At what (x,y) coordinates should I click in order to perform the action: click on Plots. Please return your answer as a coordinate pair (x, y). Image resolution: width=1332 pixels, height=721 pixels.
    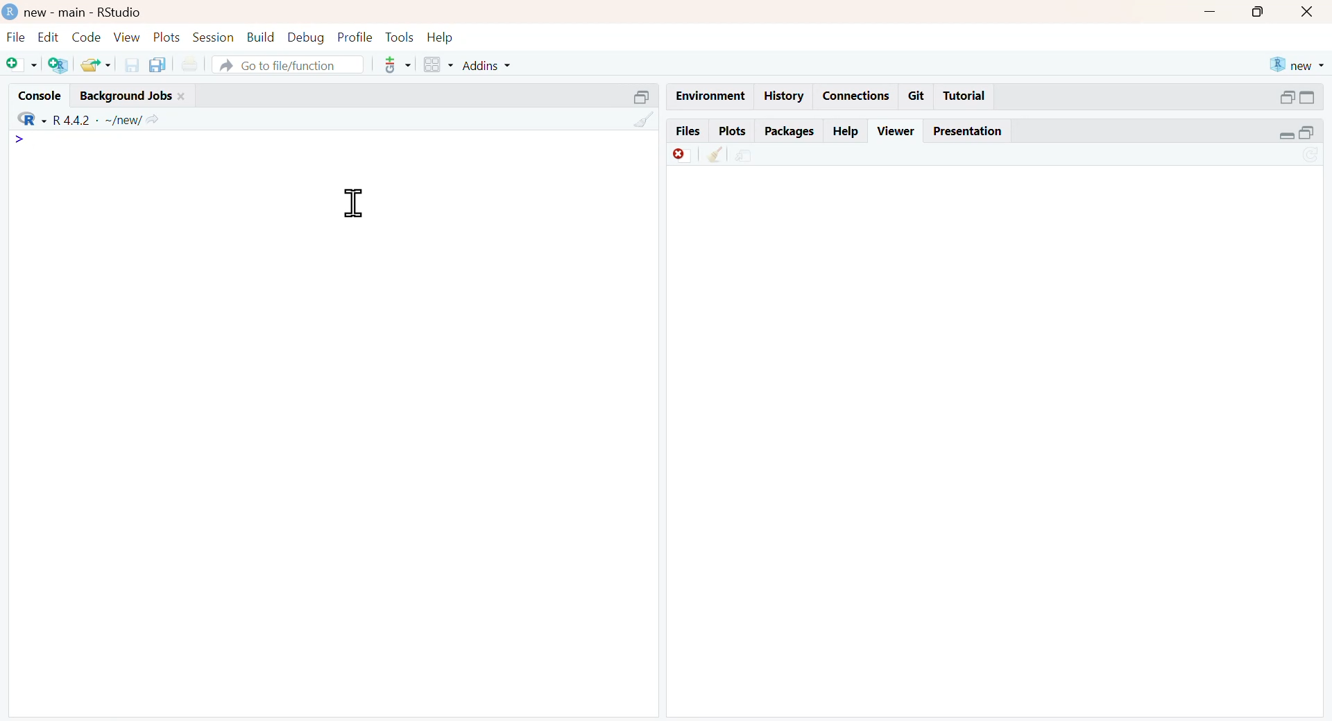
    Looking at the image, I should click on (730, 130).